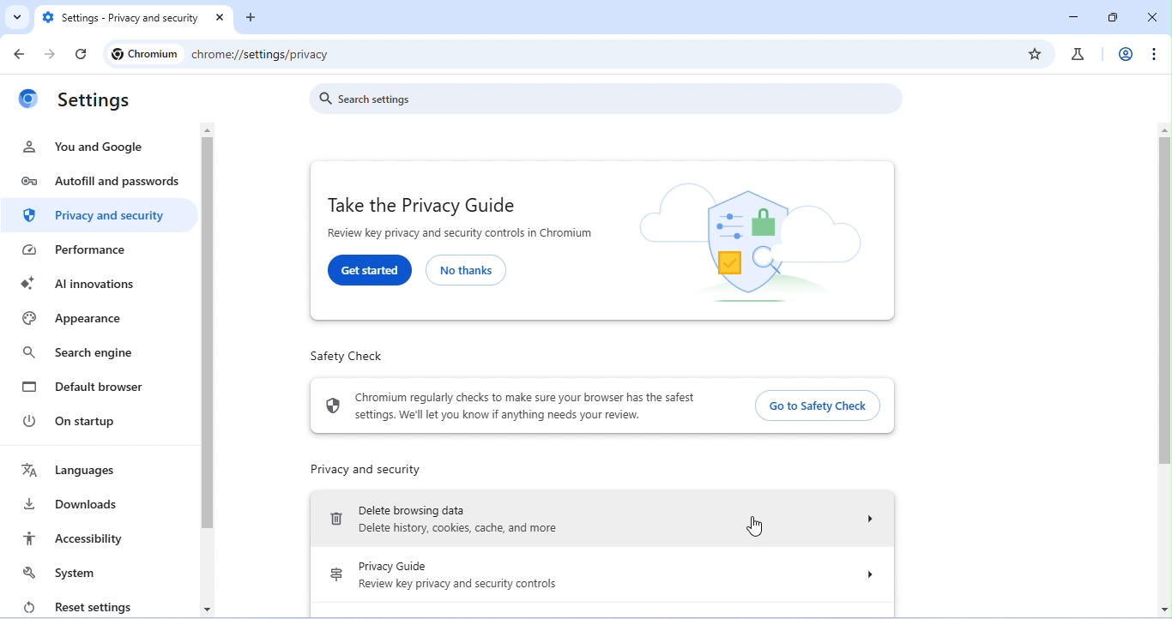 The width and height of the screenshot is (1172, 619). Describe the element at coordinates (75, 538) in the screenshot. I see `accessibility` at that location.